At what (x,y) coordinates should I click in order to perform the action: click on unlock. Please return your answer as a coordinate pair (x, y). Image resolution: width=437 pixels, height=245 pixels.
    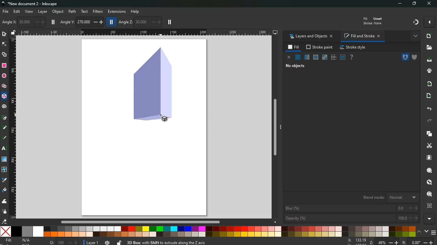
    Looking at the image, I should click on (119, 242).